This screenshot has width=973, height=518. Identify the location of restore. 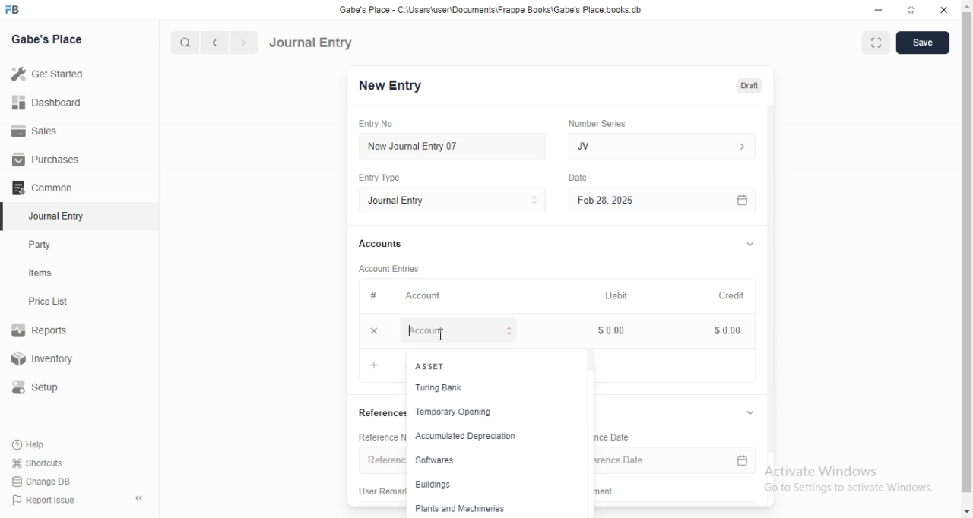
(911, 10).